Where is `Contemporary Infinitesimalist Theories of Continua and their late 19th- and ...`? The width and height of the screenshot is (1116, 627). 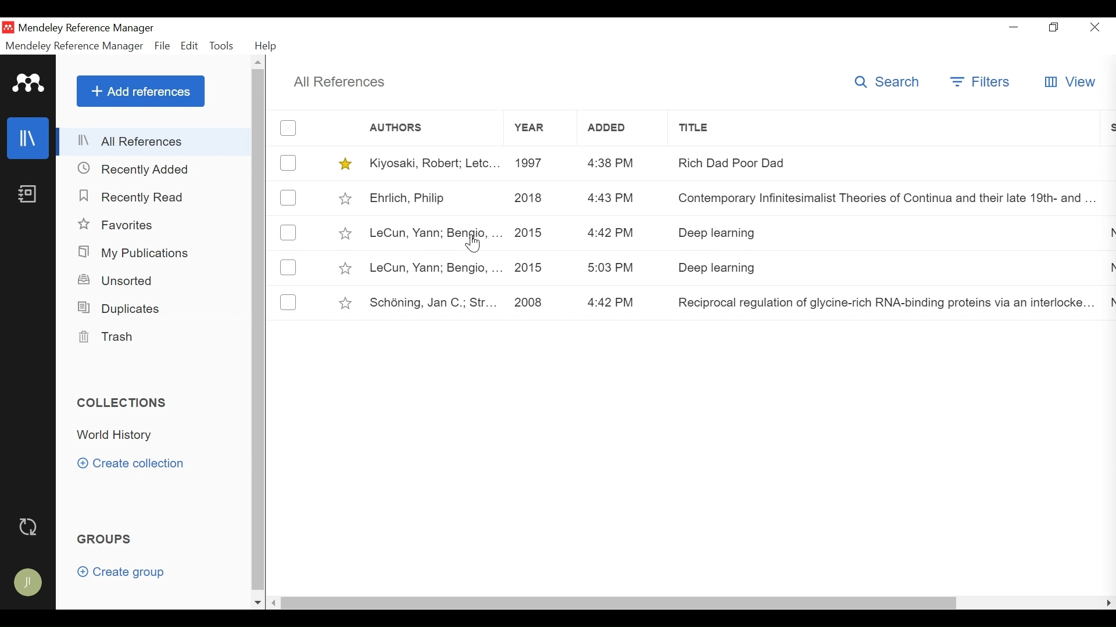
Contemporary Infinitesimalist Theories of Continua and their late 19th- and ... is located at coordinates (879, 199).